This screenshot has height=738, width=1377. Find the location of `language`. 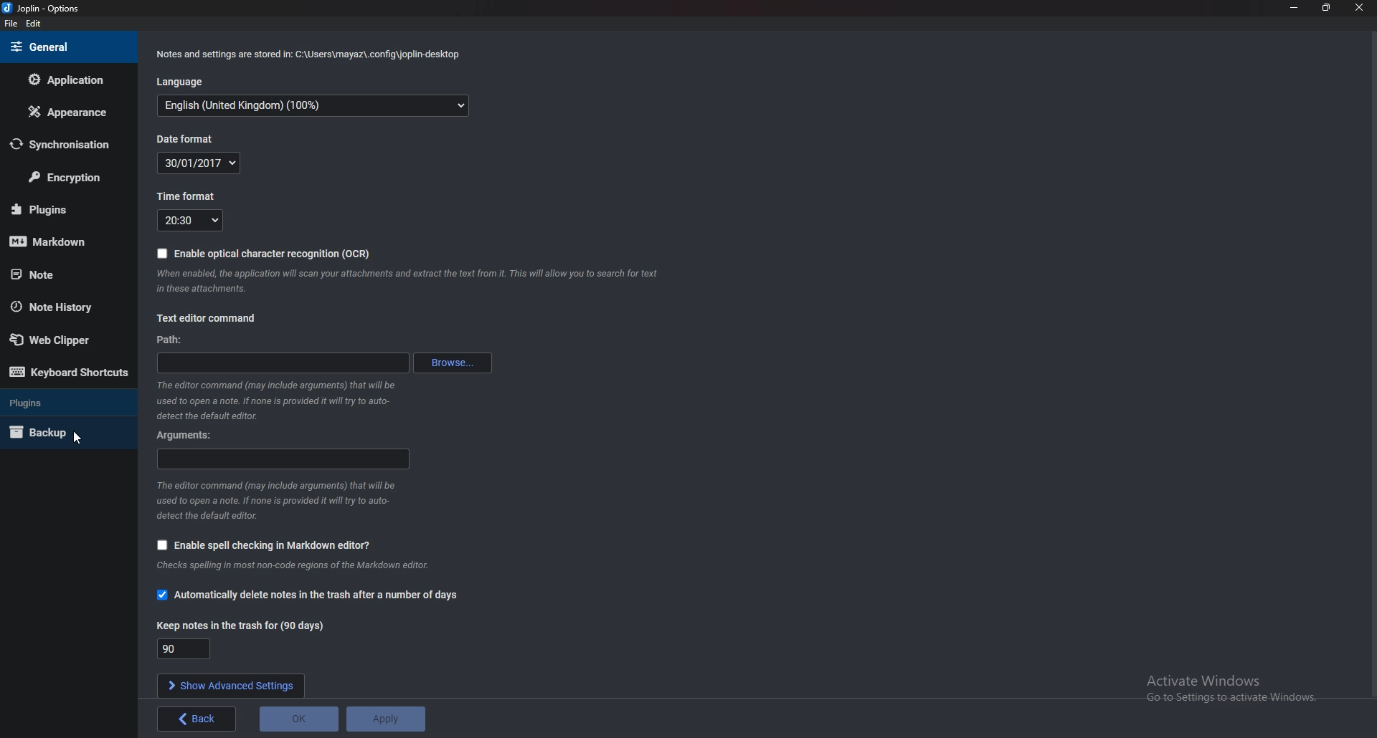

language is located at coordinates (317, 105).